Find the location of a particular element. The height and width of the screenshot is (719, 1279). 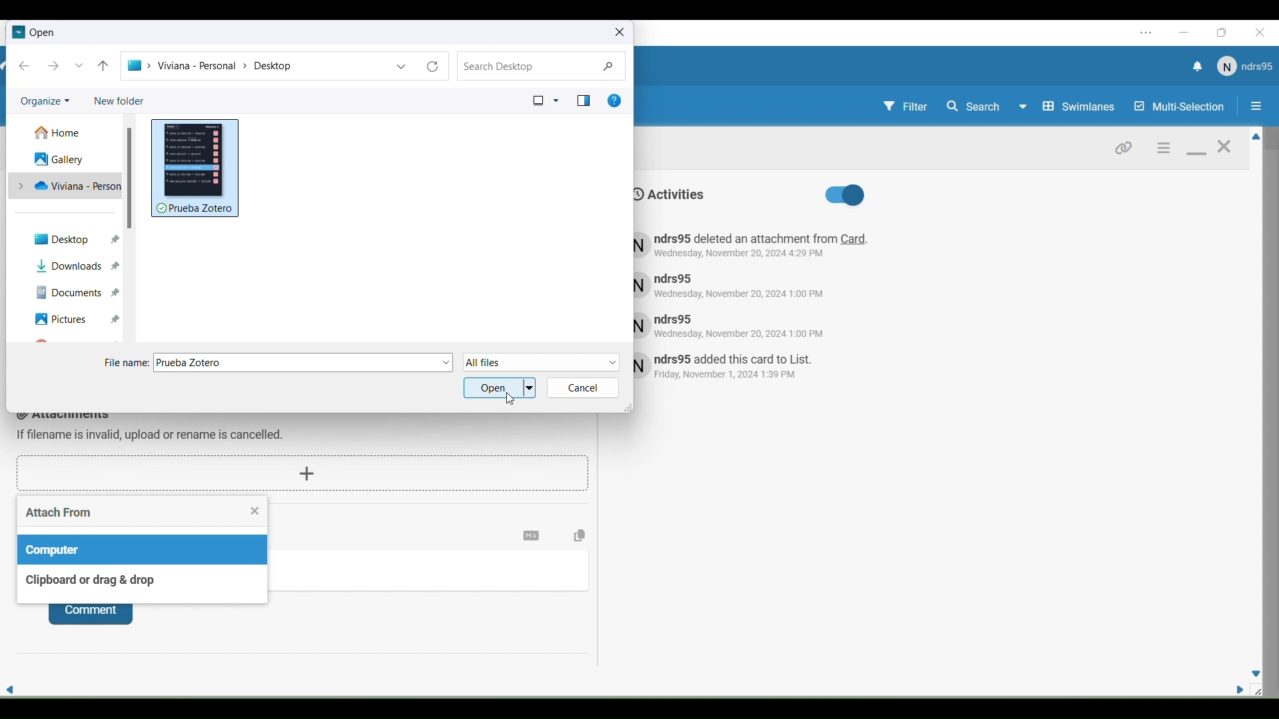

User is located at coordinates (1244, 67).